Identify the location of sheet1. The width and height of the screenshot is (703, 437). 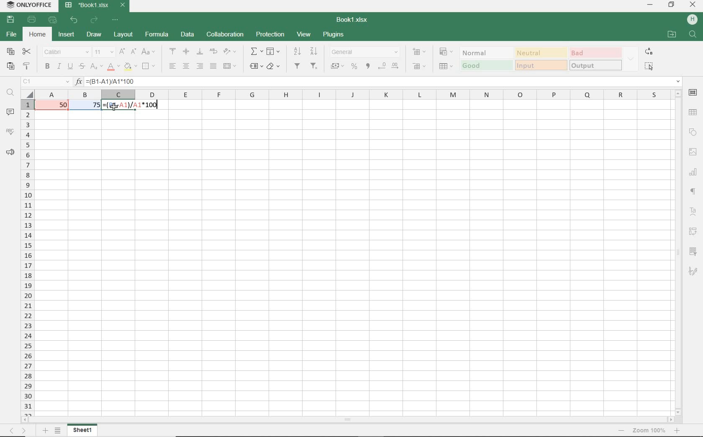
(84, 430).